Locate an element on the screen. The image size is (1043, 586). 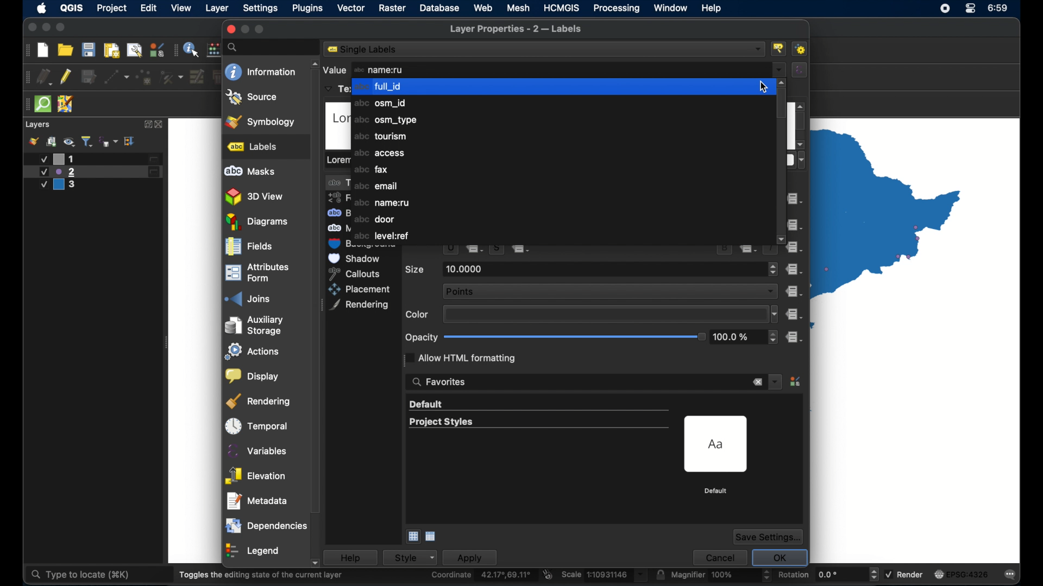
data defined override is located at coordinates (794, 269).